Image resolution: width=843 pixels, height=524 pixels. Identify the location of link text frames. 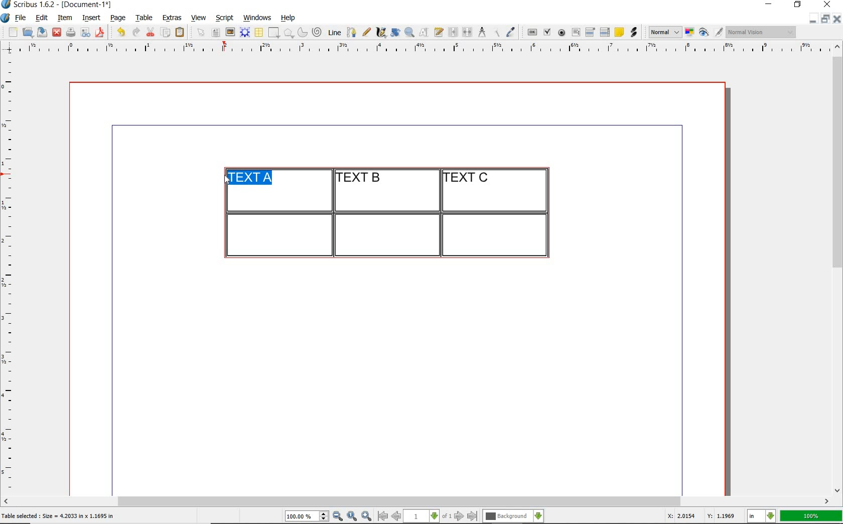
(454, 33).